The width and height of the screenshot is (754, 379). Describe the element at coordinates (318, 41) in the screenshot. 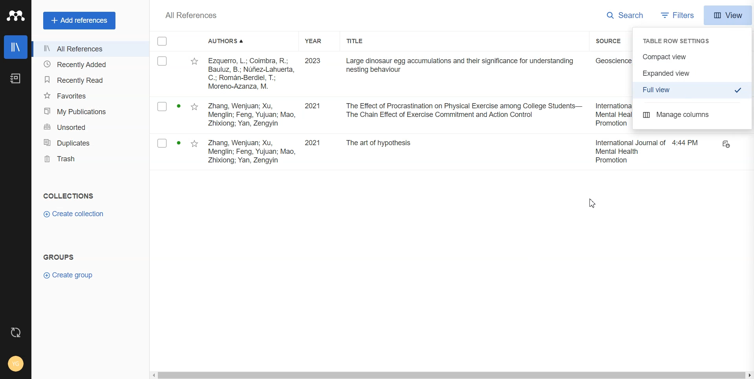

I see `Year` at that location.